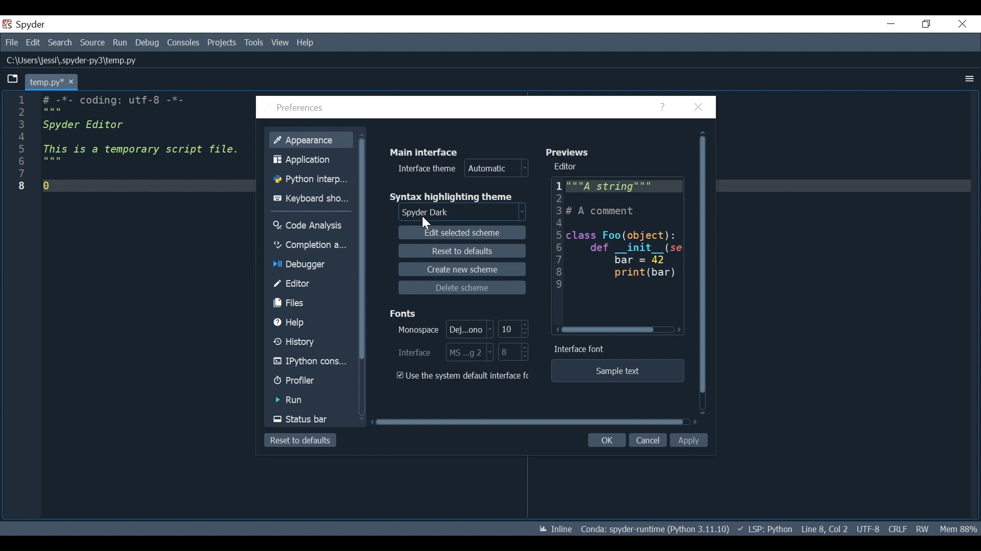 The image size is (981, 551). I want to click on Help, so click(312, 322).